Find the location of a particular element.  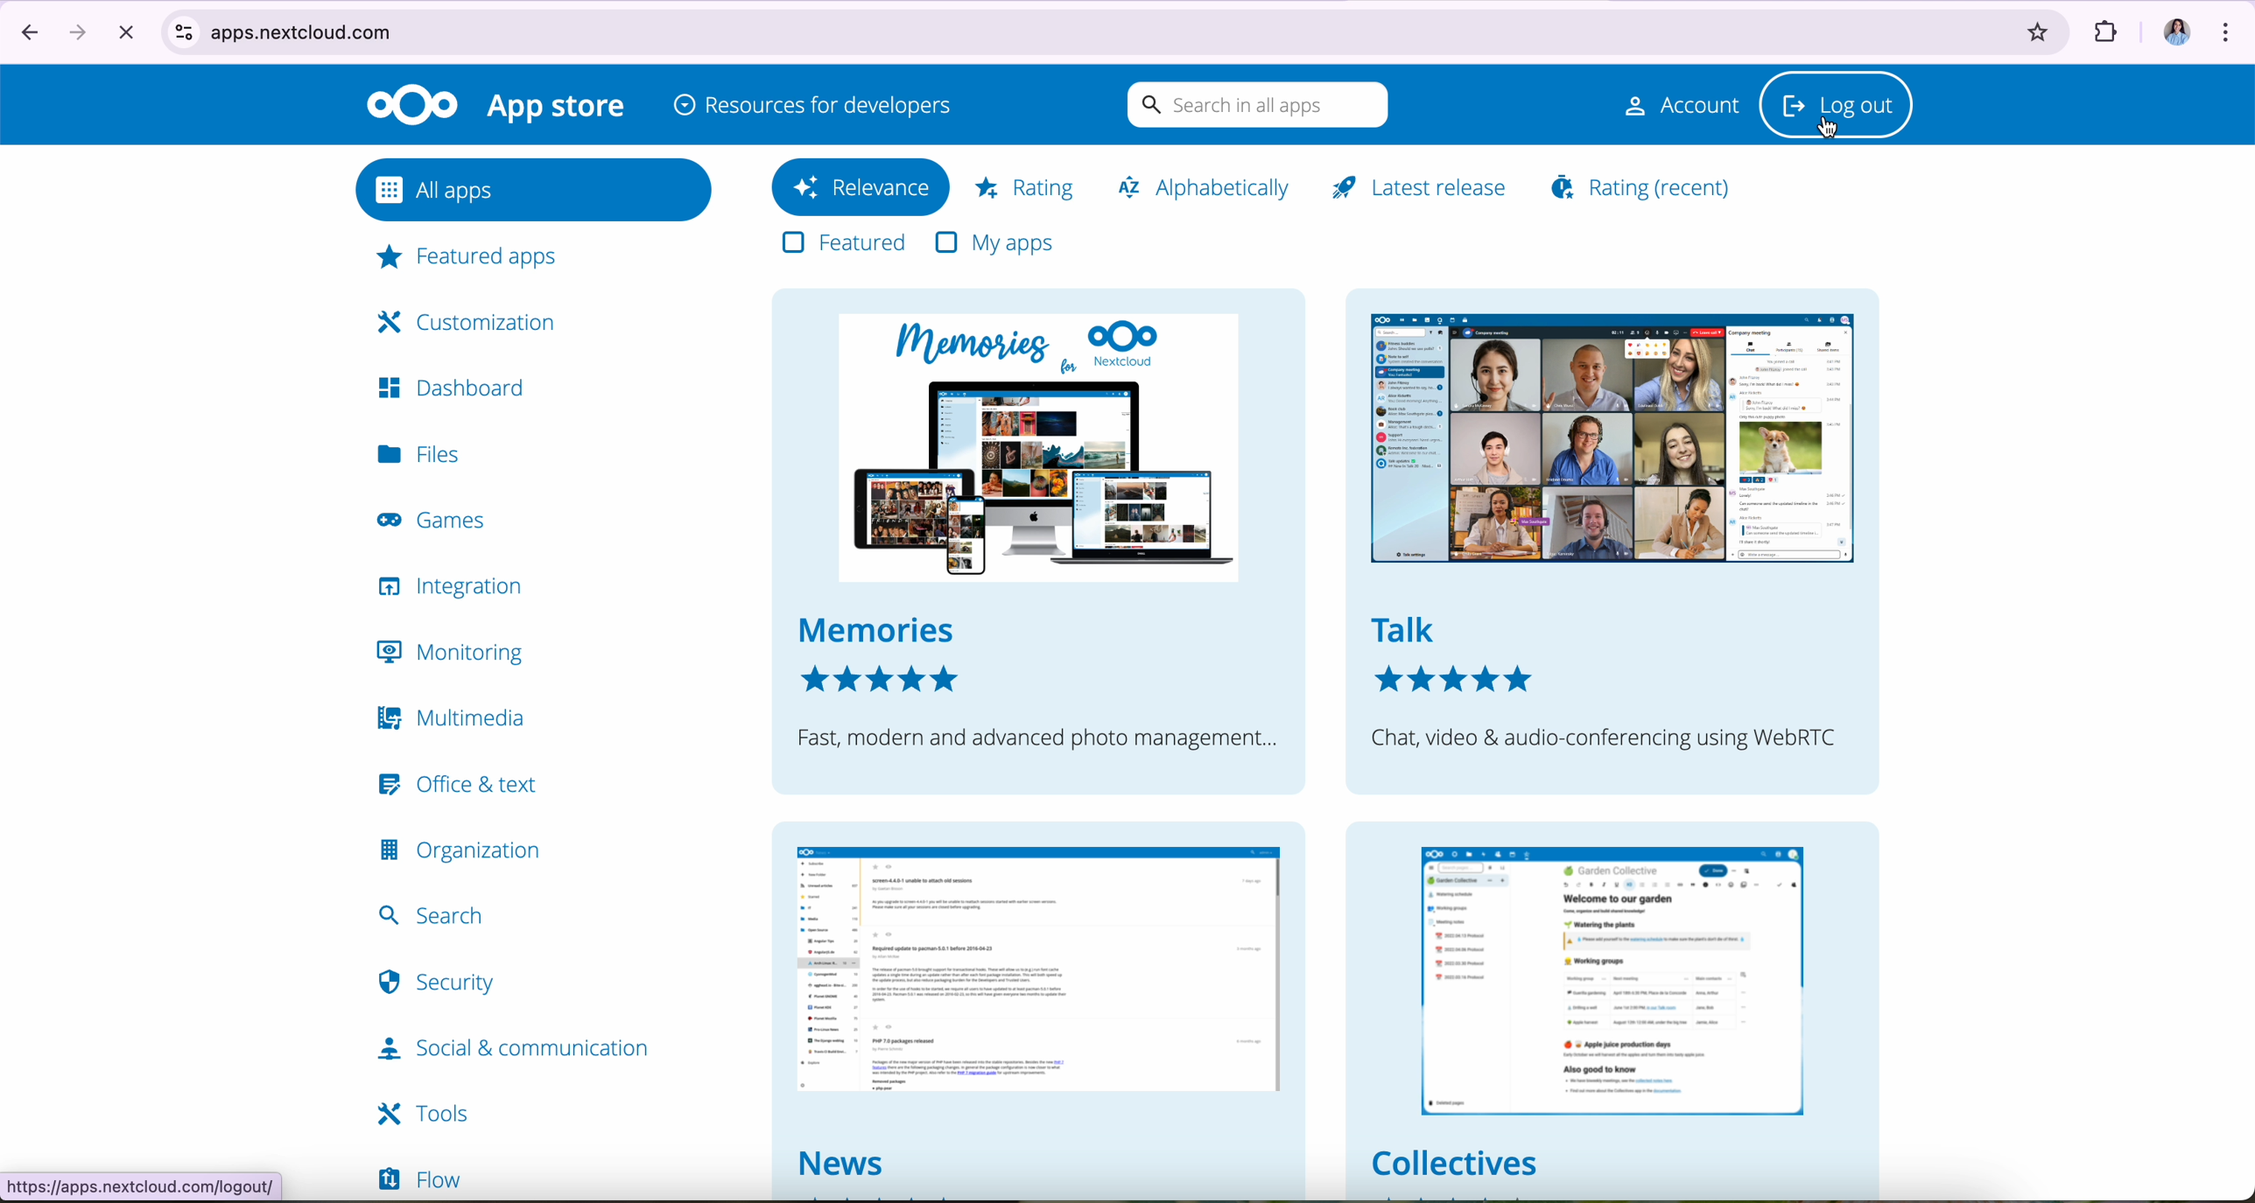

Nextcloud logo is located at coordinates (411, 103).